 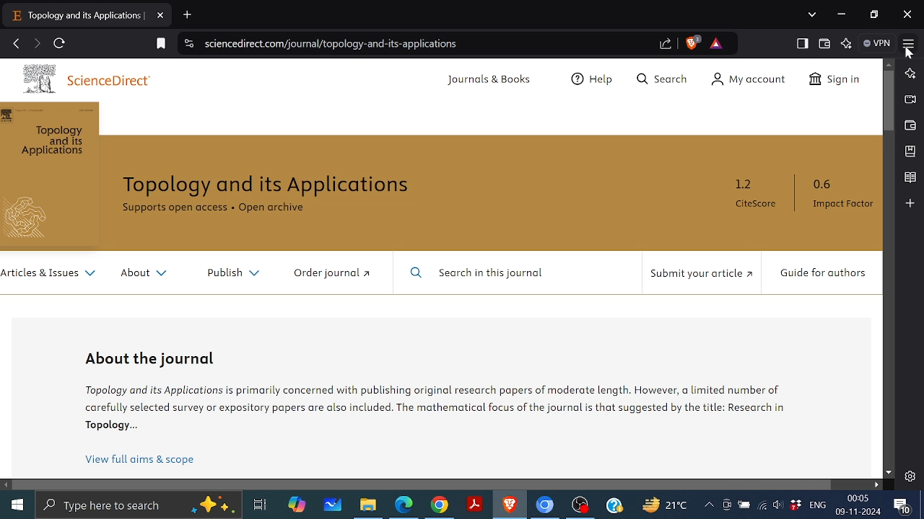 What do you see at coordinates (333, 504) in the screenshot?
I see `white board` at bounding box center [333, 504].